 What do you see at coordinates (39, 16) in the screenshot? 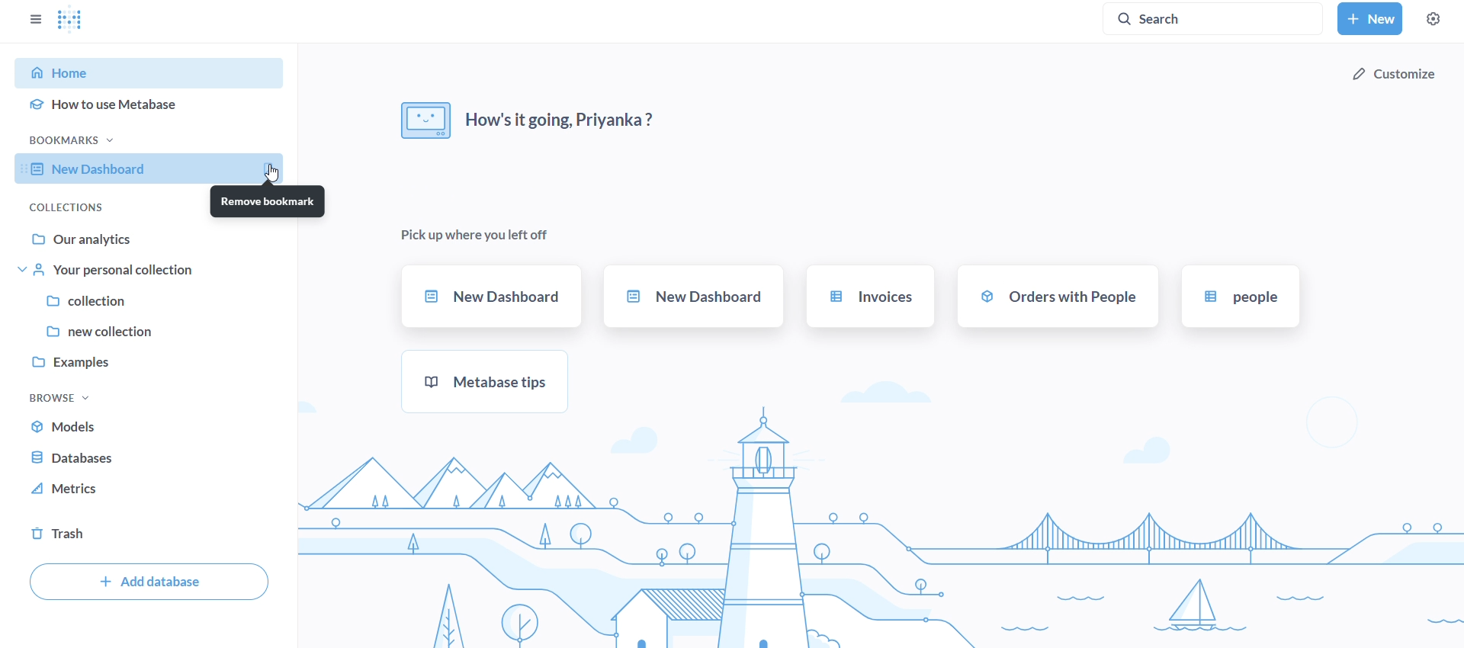
I see `close sidebar` at bounding box center [39, 16].